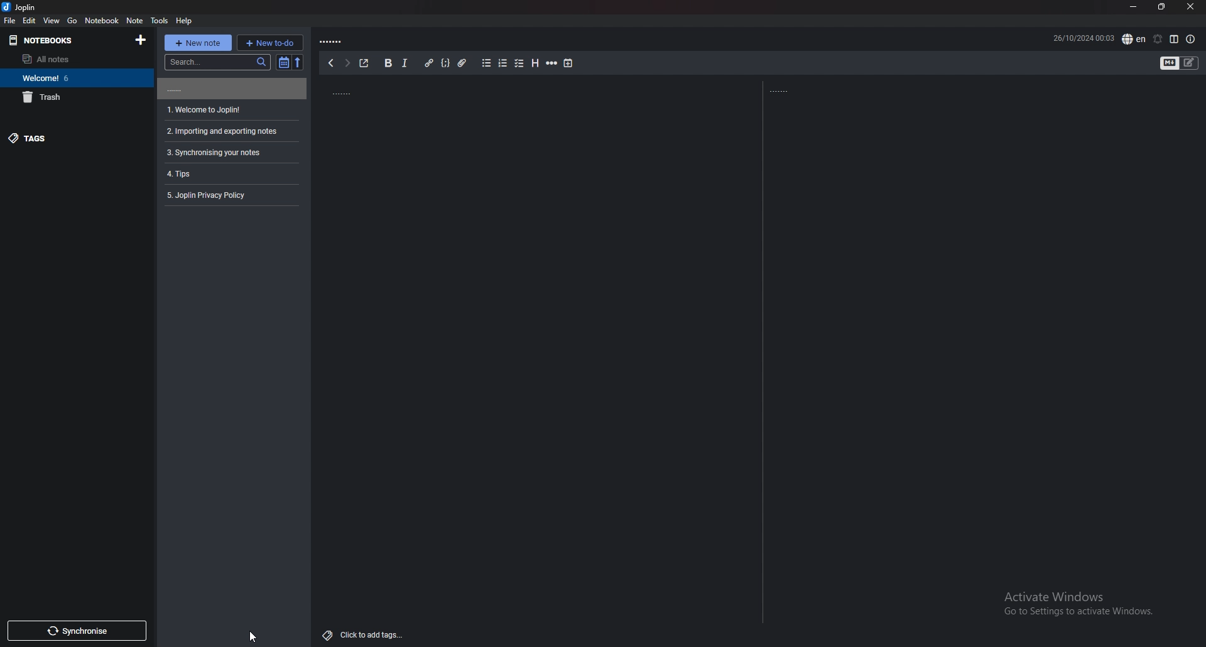 This screenshot has width=1206, height=647. Describe the element at coordinates (1192, 6) in the screenshot. I see `close` at that location.